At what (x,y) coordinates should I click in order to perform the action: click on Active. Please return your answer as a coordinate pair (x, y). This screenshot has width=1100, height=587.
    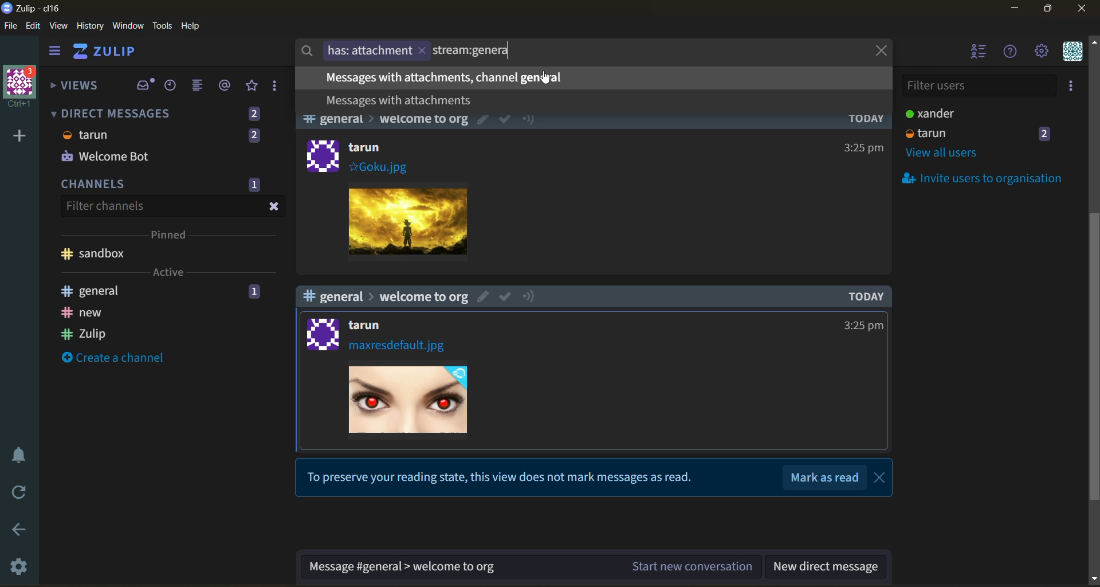
    Looking at the image, I should click on (167, 272).